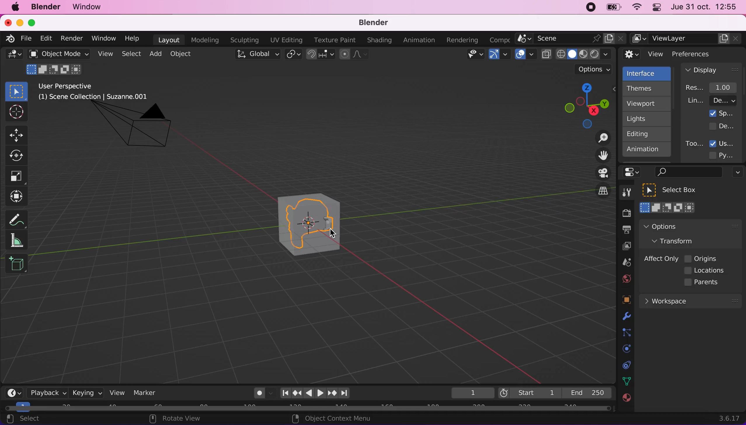 The height and width of the screenshot is (425, 746). What do you see at coordinates (462, 40) in the screenshot?
I see `rendering` at bounding box center [462, 40].